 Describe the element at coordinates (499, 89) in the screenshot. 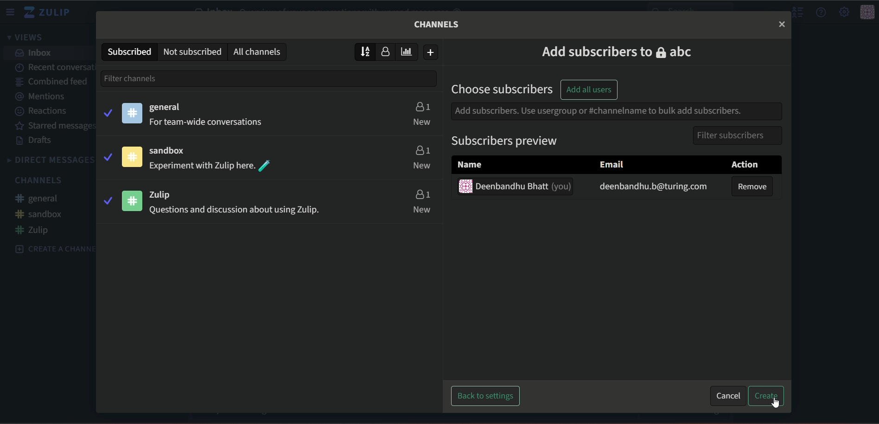

I see `choose subscribers` at that location.